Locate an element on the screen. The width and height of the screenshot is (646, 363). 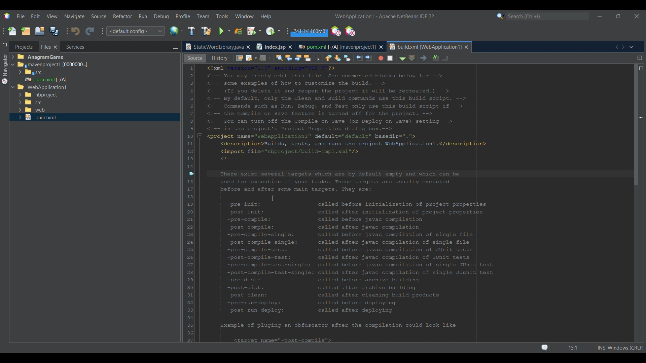
Vertical slide bar is located at coordinates (637, 204).